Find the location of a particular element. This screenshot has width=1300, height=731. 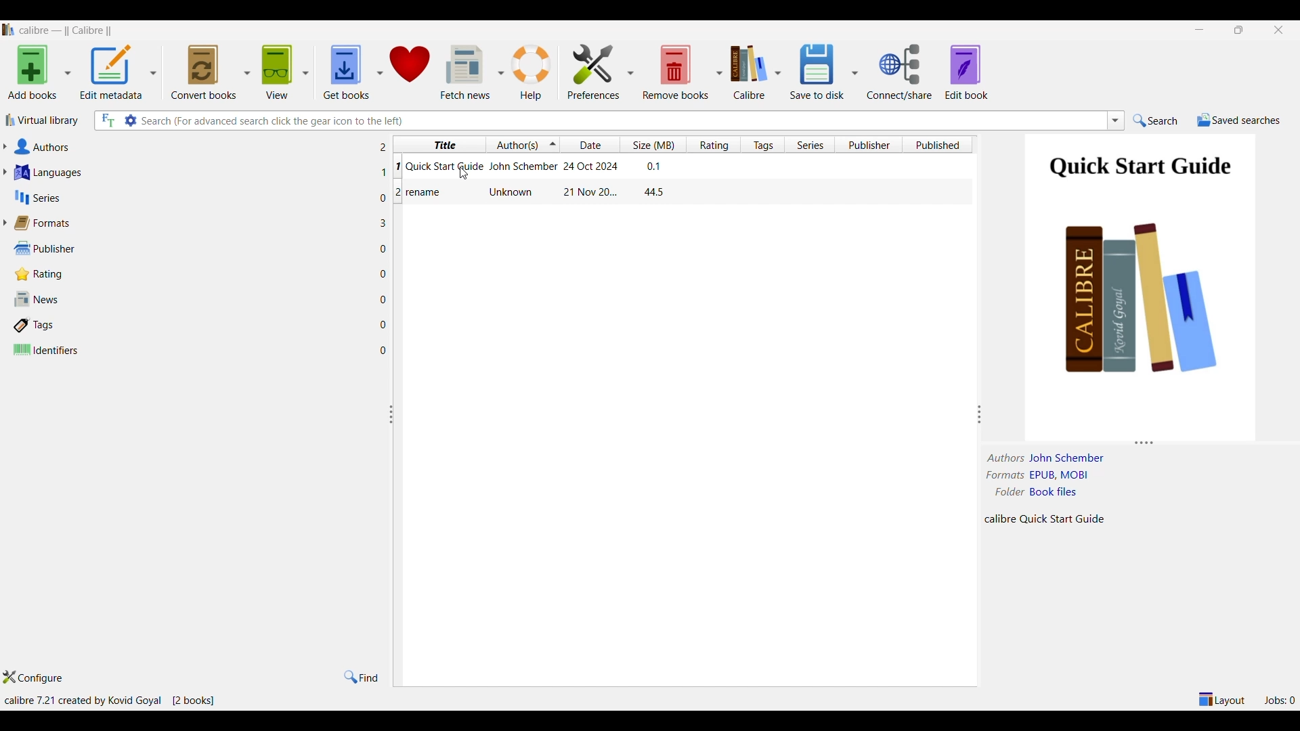

Search is located at coordinates (1155, 120).